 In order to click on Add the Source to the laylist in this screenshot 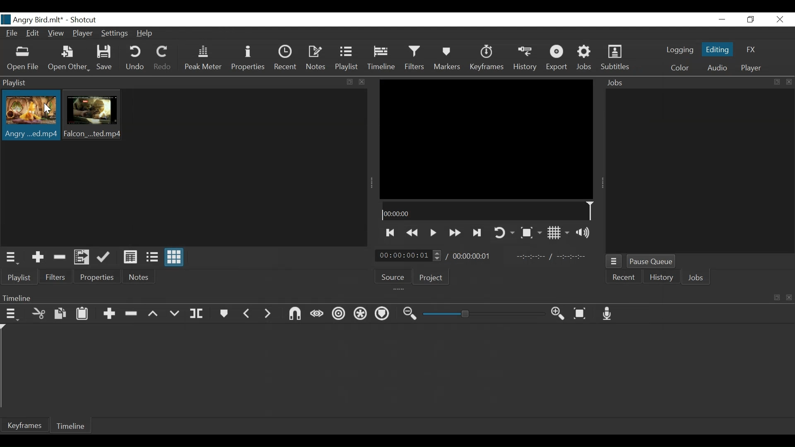, I will do `click(38, 258)`.